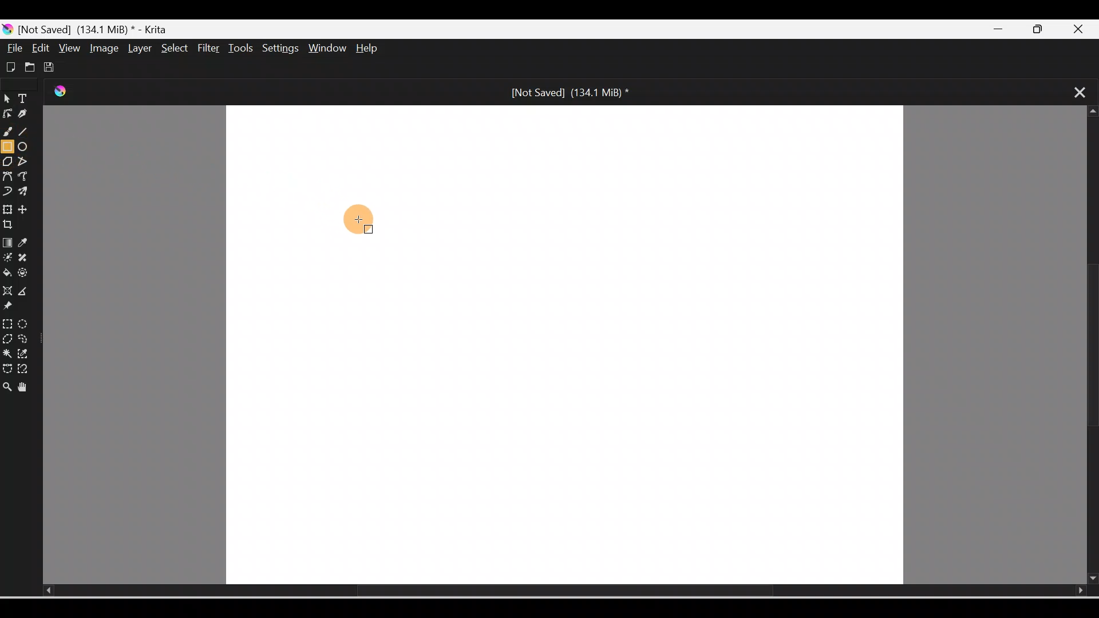 The image size is (1099, 618). What do you see at coordinates (7, 274) in the screenshot?
I see `Fill a contiguous area of color with color` at bounding box center [7, 274].